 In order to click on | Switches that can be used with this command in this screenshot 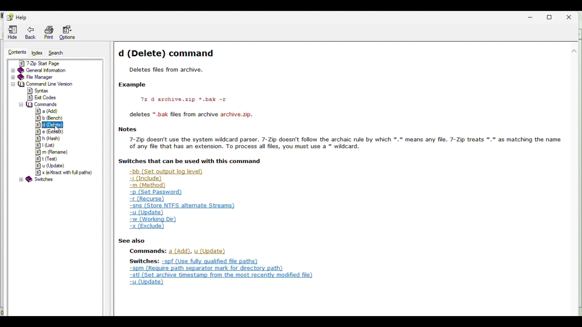, I will do `click(185, 160)`.